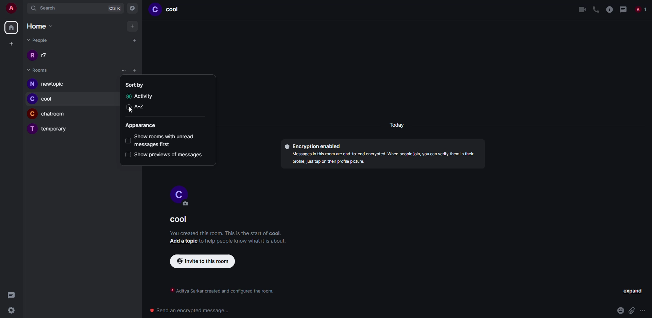  What do you see at coordinates (37, 40) in the screenshot?
I see `people` at bounding box center [37, 40].